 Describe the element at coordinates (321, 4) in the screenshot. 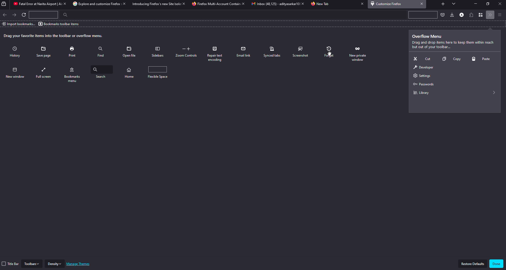

I see `tab` at that location.